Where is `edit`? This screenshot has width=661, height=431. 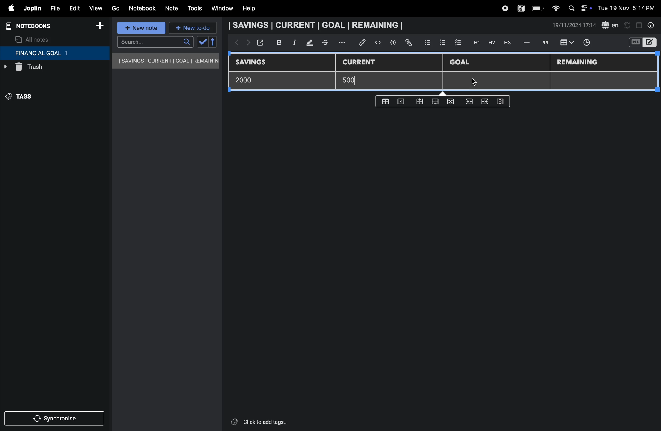 edit is located at coordinates (72, 7).